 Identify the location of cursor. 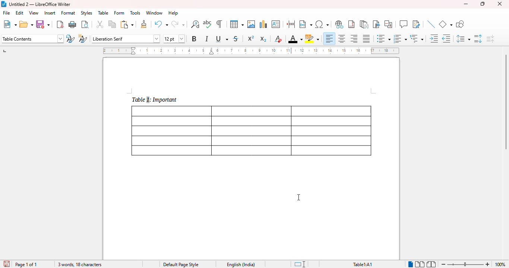
(299, 197).